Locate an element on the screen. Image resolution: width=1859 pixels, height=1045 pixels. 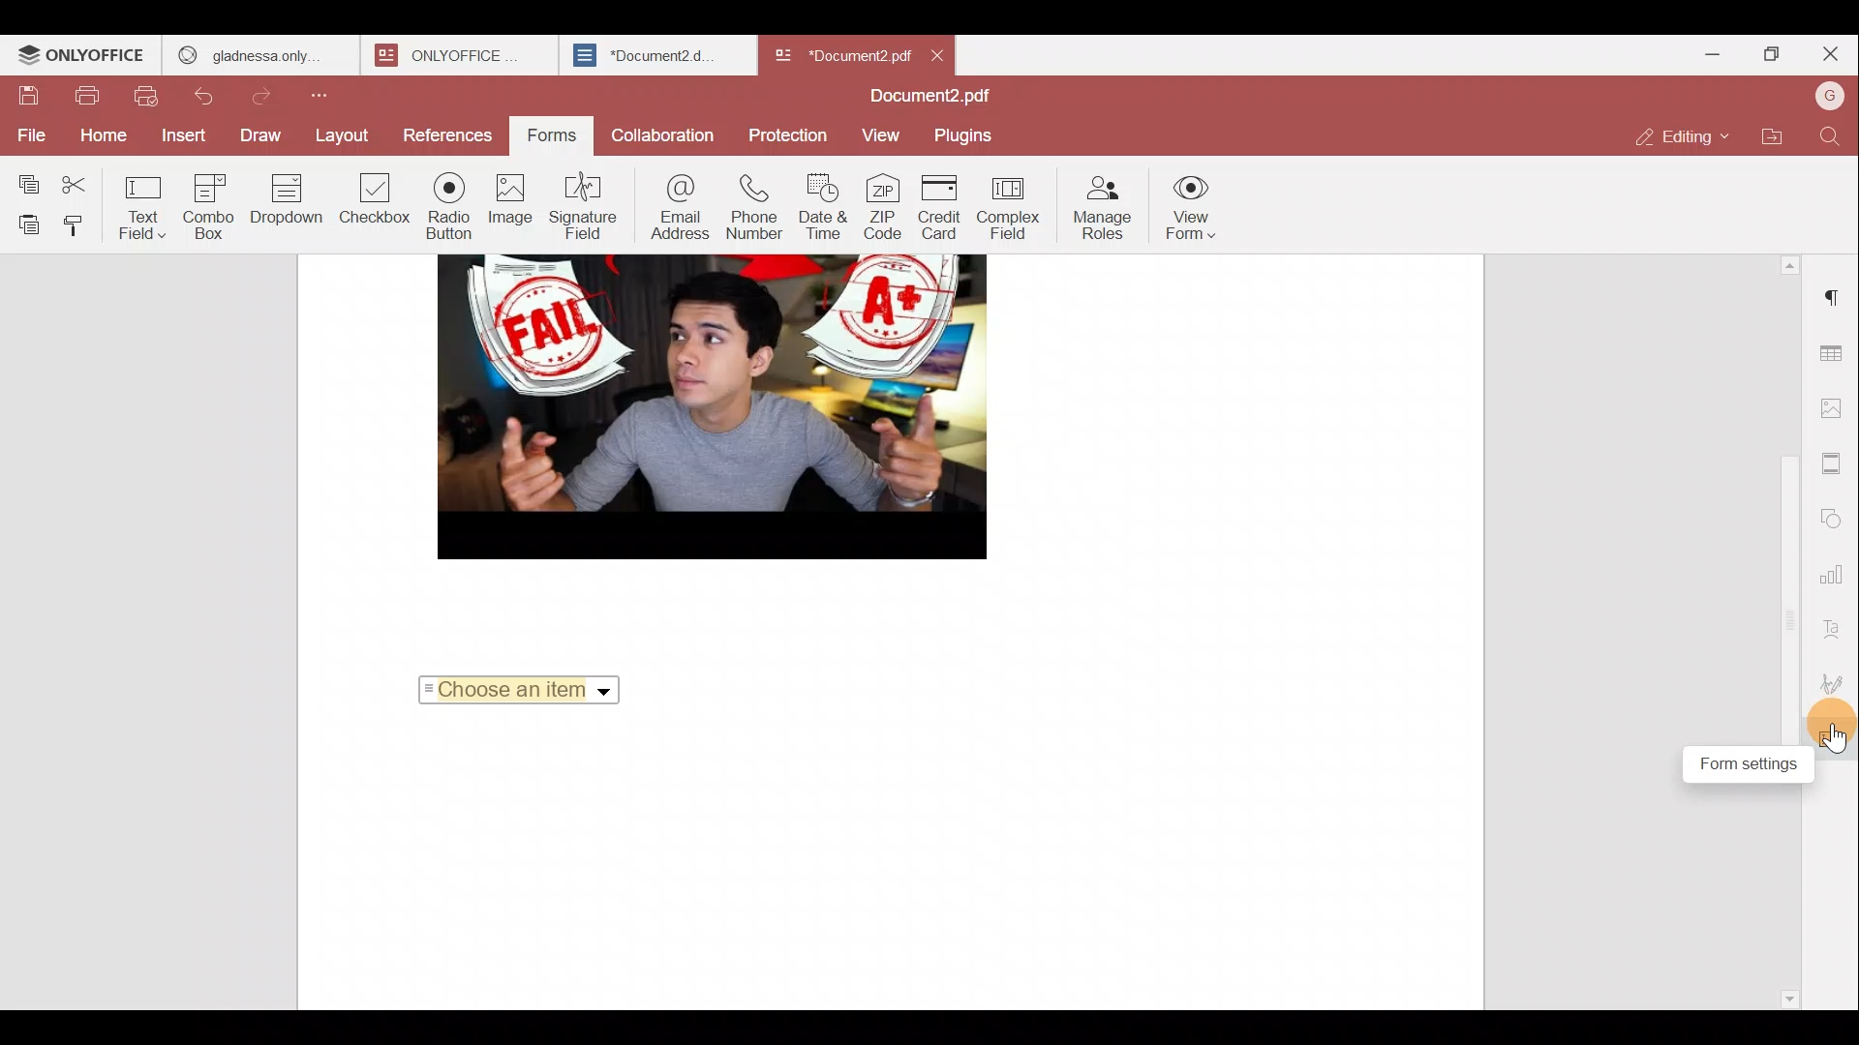
Open file location is located at coordinates (1768, 140).